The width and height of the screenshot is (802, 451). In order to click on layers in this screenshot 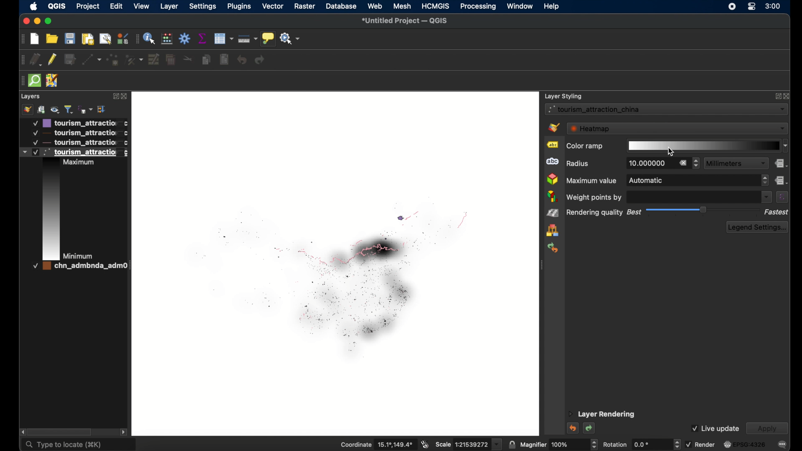, I will do `click(31, 96)`.